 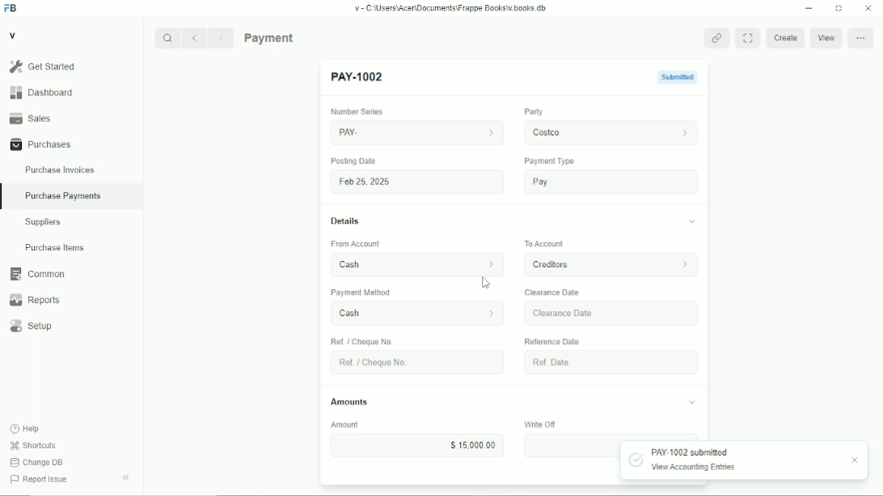 What do you see at coordinates (597, 361) in the screenshot?
I see `Ref Date.` at bounding box center [597, 361].